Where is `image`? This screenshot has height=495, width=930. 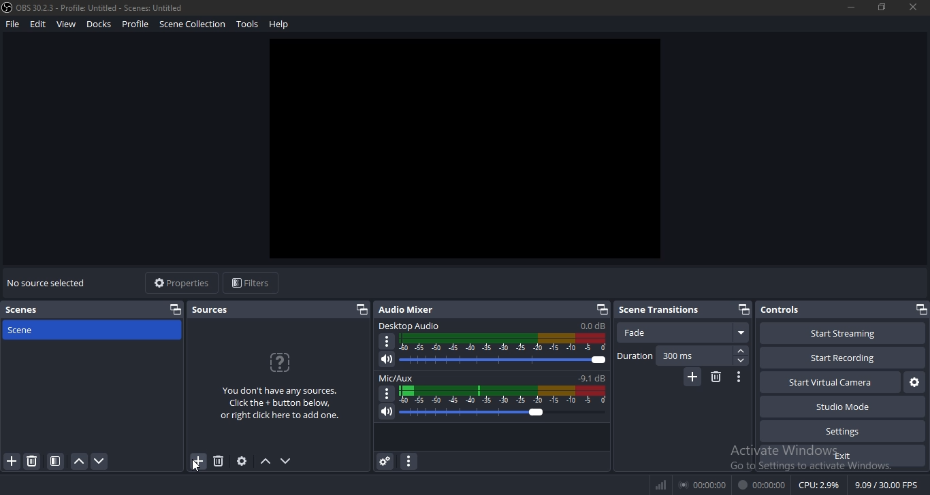
image is located at coordinates (464, 149).